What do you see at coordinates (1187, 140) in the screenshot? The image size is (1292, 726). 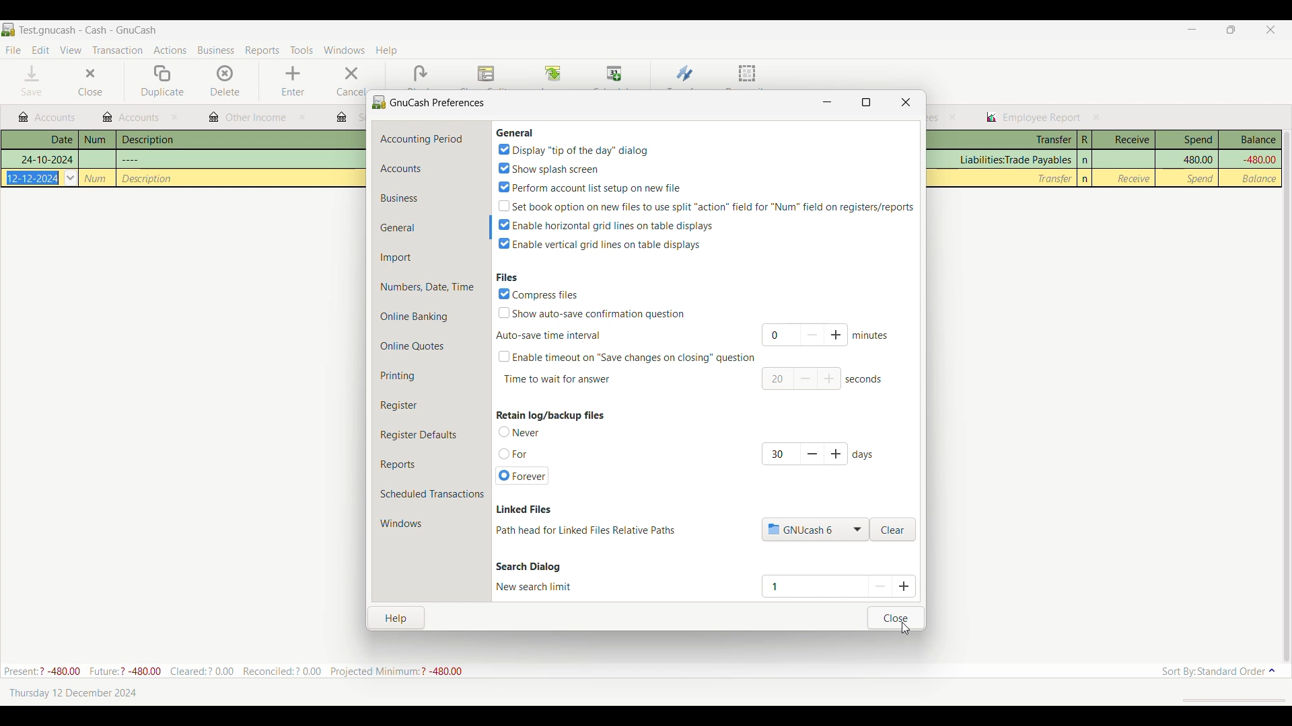 I see `Spend column` at bounding box center [1187, 140].